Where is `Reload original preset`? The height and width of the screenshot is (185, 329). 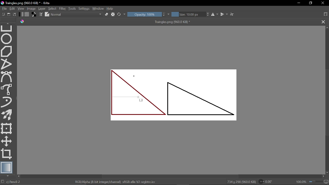
Reload original preset is located at coordinates (119, 15).